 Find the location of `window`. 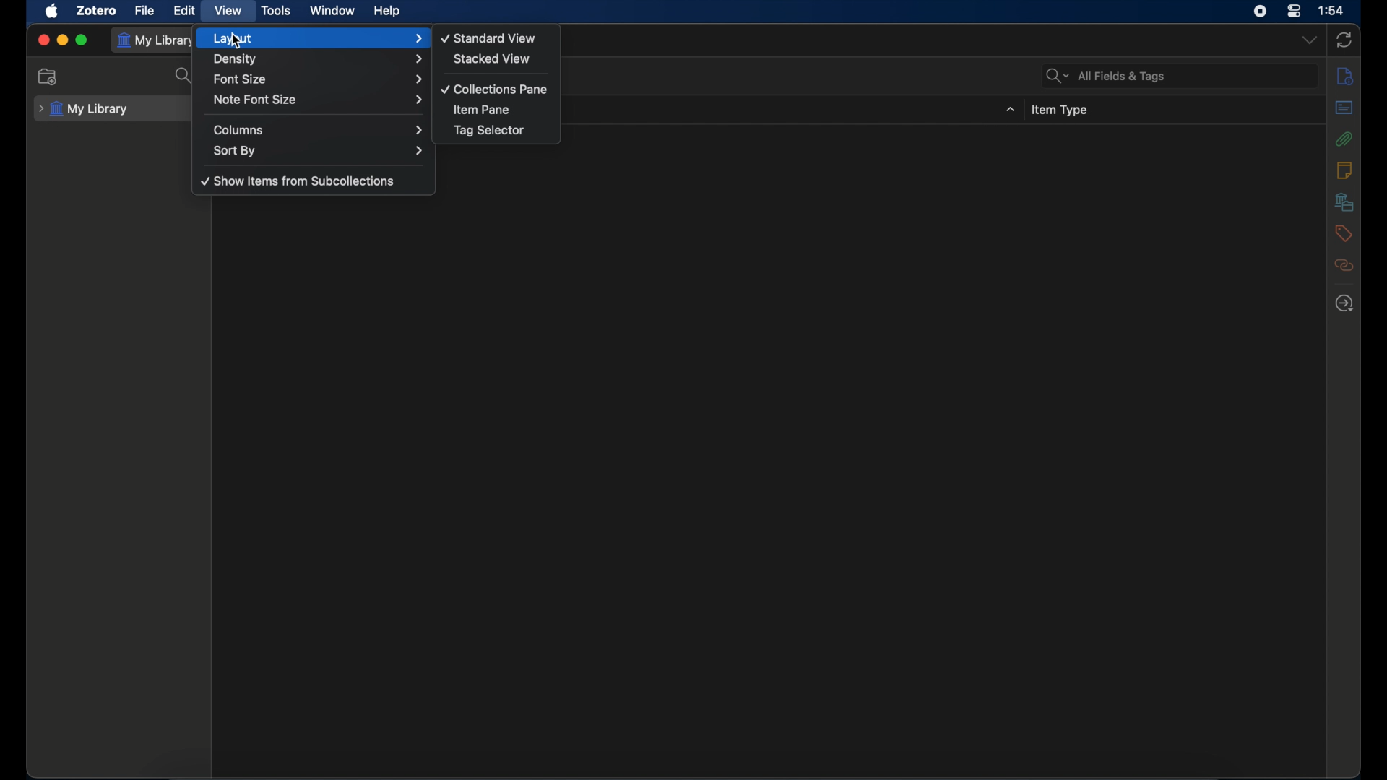

window is located at coordinates (334, 10).